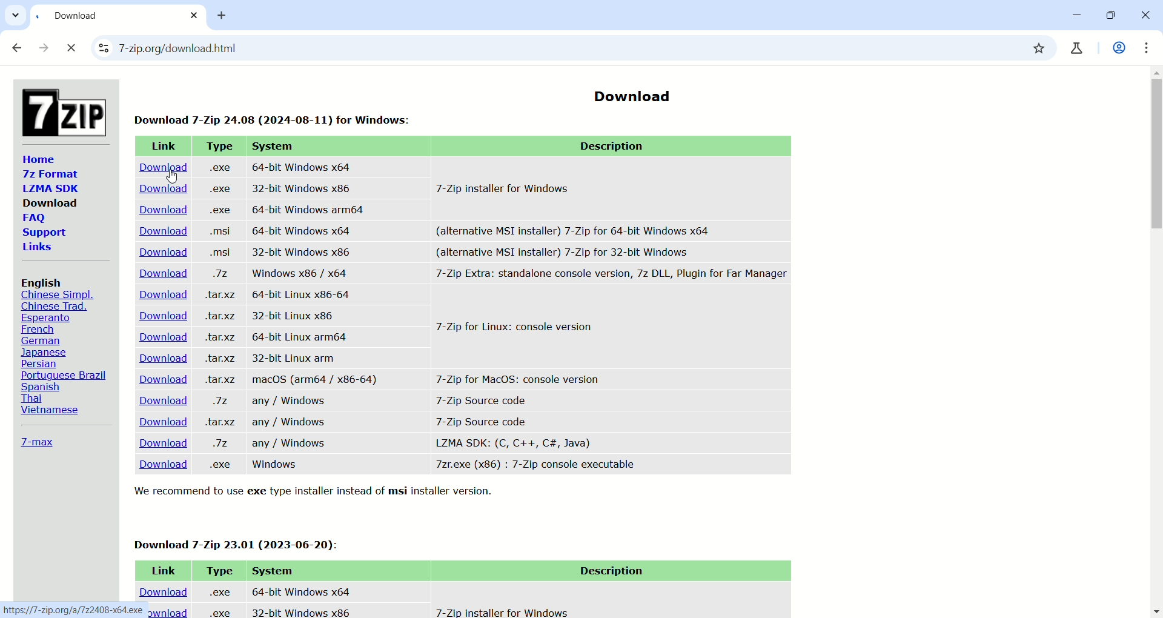  Describe the element at coordinates (44, 233) in the screenshot. I see `Support` at that location.